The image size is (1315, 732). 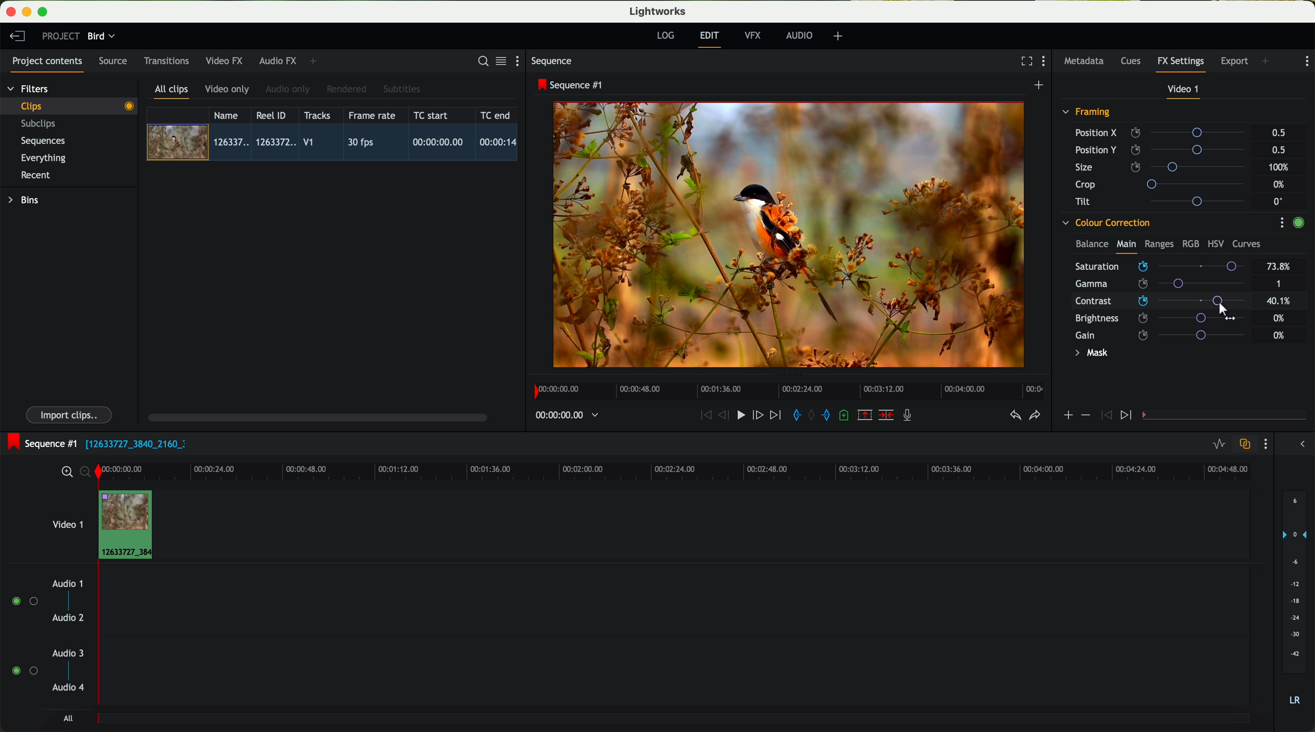 I want to click on gain, so click(x=1166, y=335).